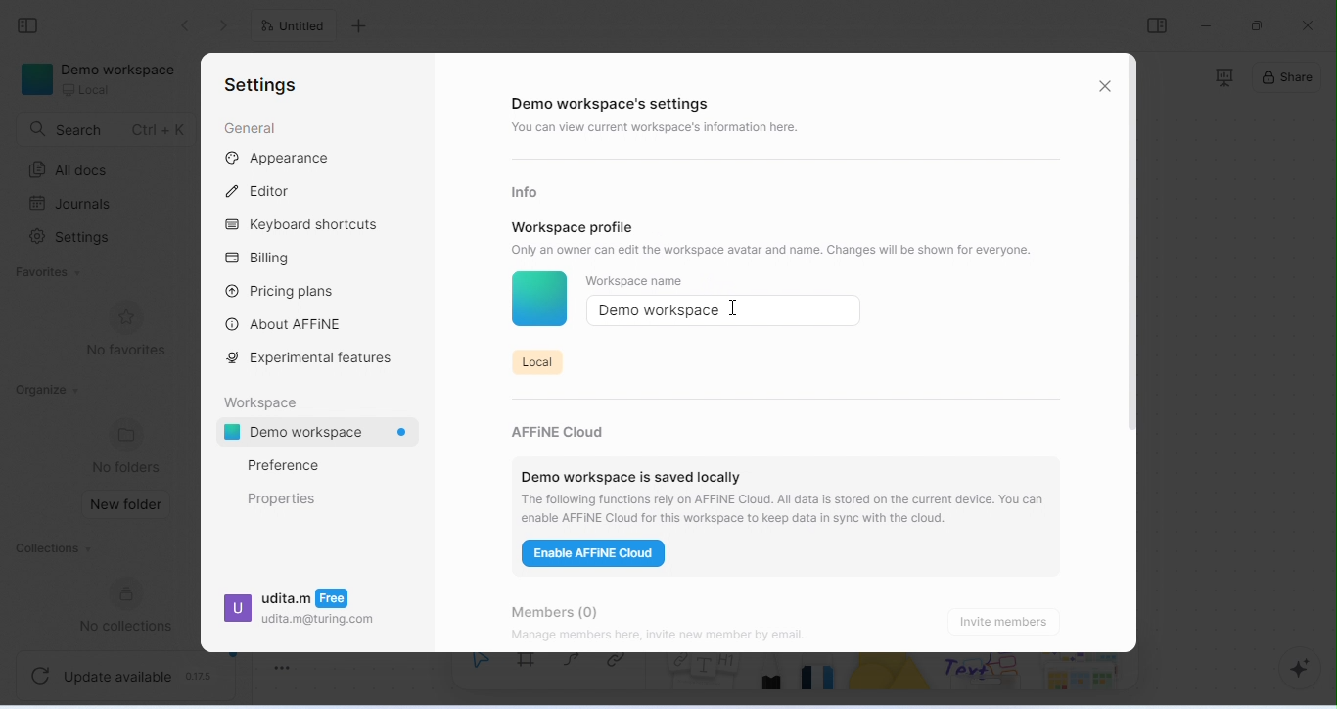  I want to click on settings, so click(73, 239).